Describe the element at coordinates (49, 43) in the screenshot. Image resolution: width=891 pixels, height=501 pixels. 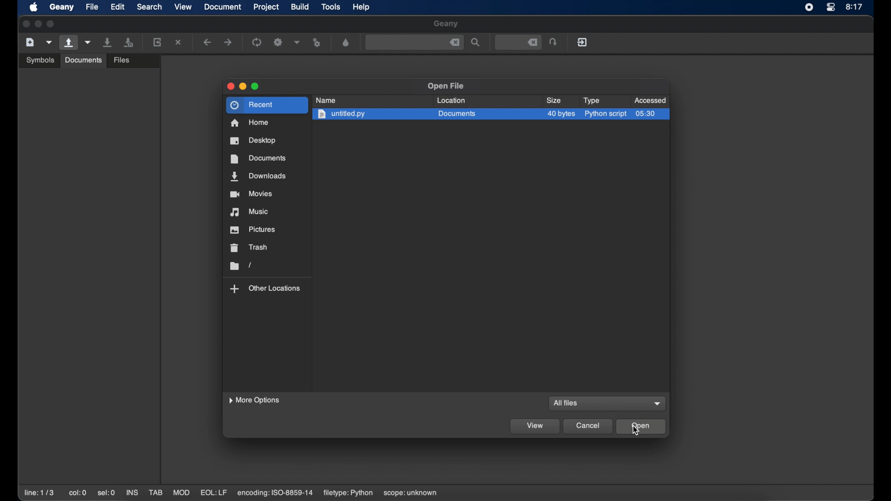
I see `create a new file from template` at that location.